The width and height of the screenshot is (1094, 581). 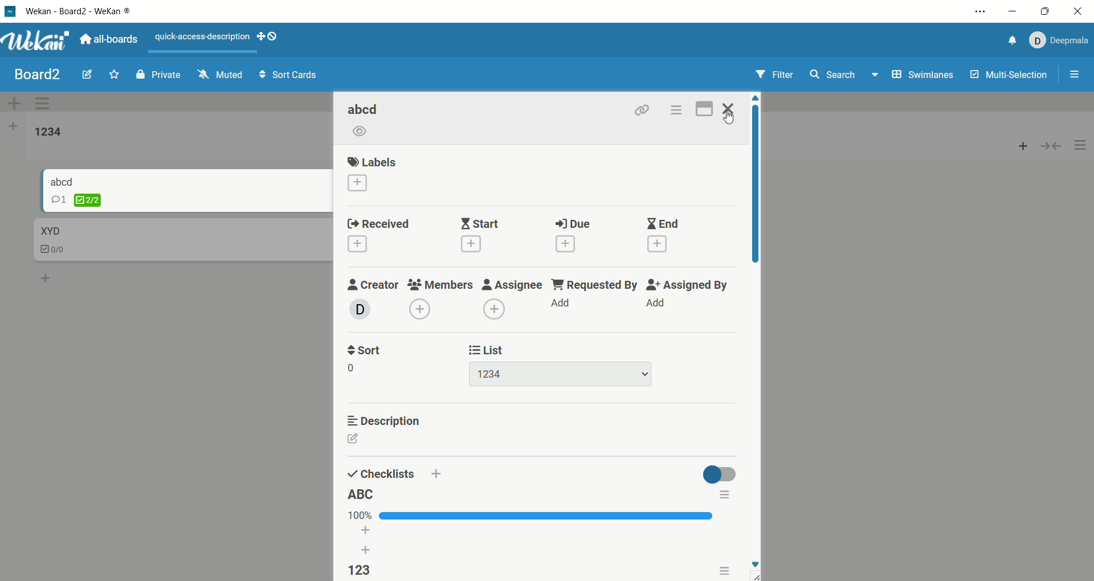 I want to click on labels, so click(x=374, y=172).